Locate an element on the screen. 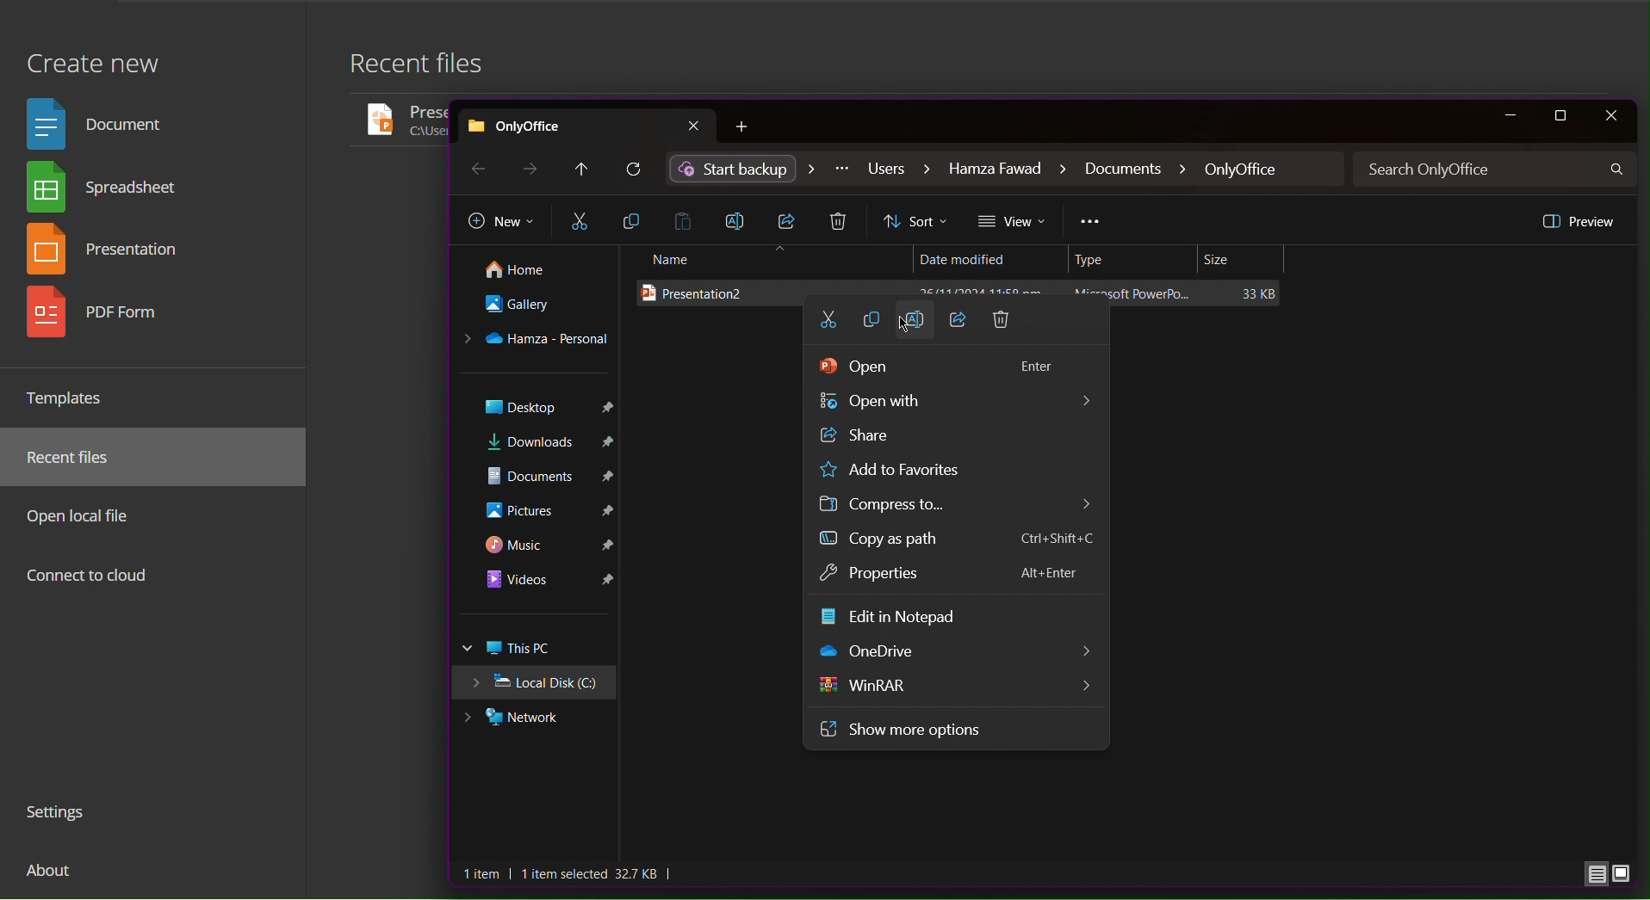 The width and height of the screenshot is (1650, 900). new is located at coordinates (749, 127).